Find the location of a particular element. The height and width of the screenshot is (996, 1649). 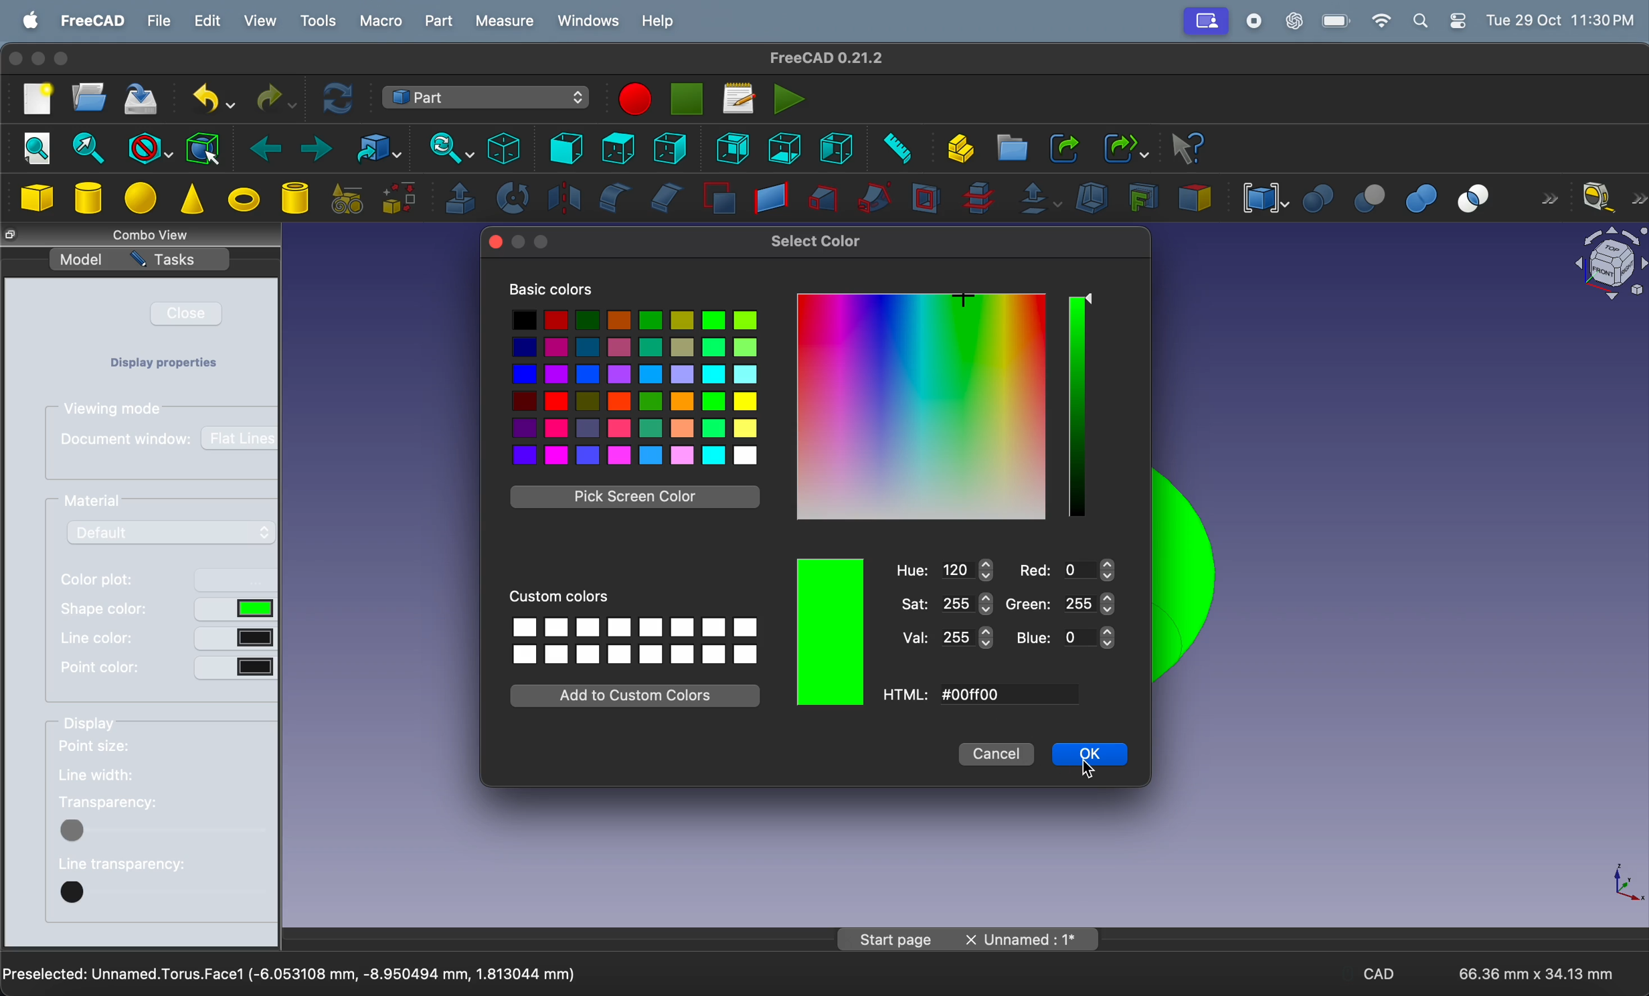

color per face is located at coordinates (1194, 197).